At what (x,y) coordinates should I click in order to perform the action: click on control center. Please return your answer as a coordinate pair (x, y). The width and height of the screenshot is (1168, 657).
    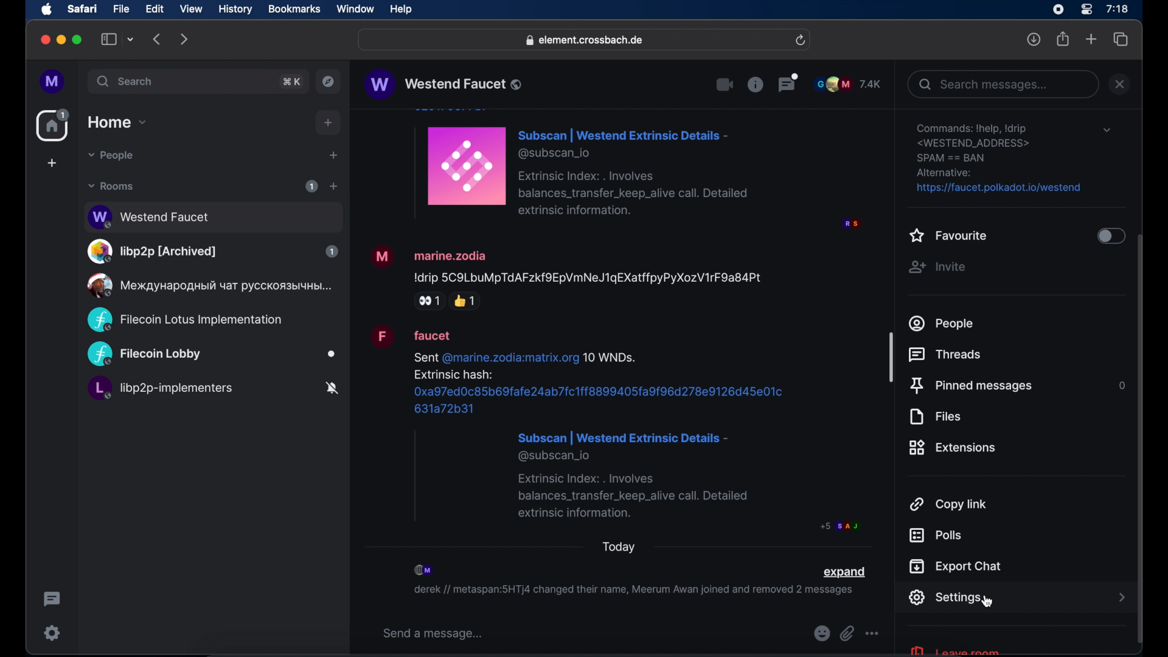
    Looking at the image, I should click on (1085, 10).